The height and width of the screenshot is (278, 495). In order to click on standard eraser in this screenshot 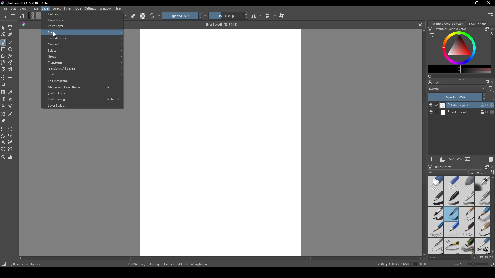, I will do `click(435, 183)`.